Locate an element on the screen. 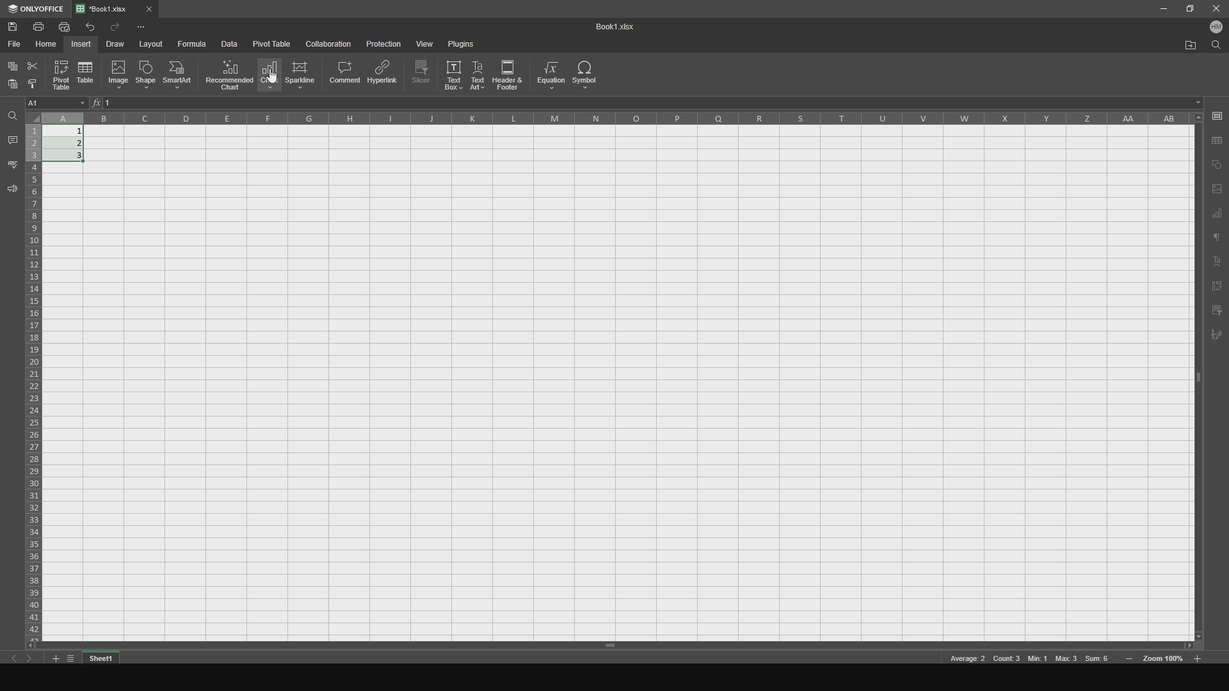  chart is located at coordinates (1217, 215).